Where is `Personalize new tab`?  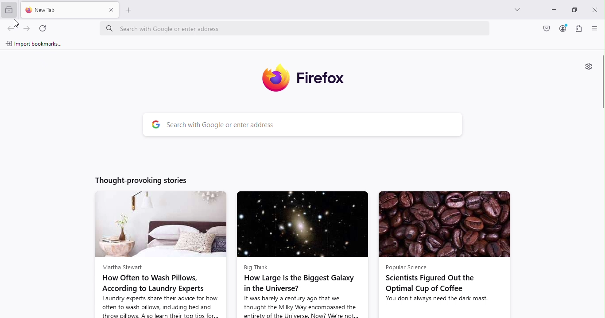
Personalize new tab is located at coordinates (588, 67).